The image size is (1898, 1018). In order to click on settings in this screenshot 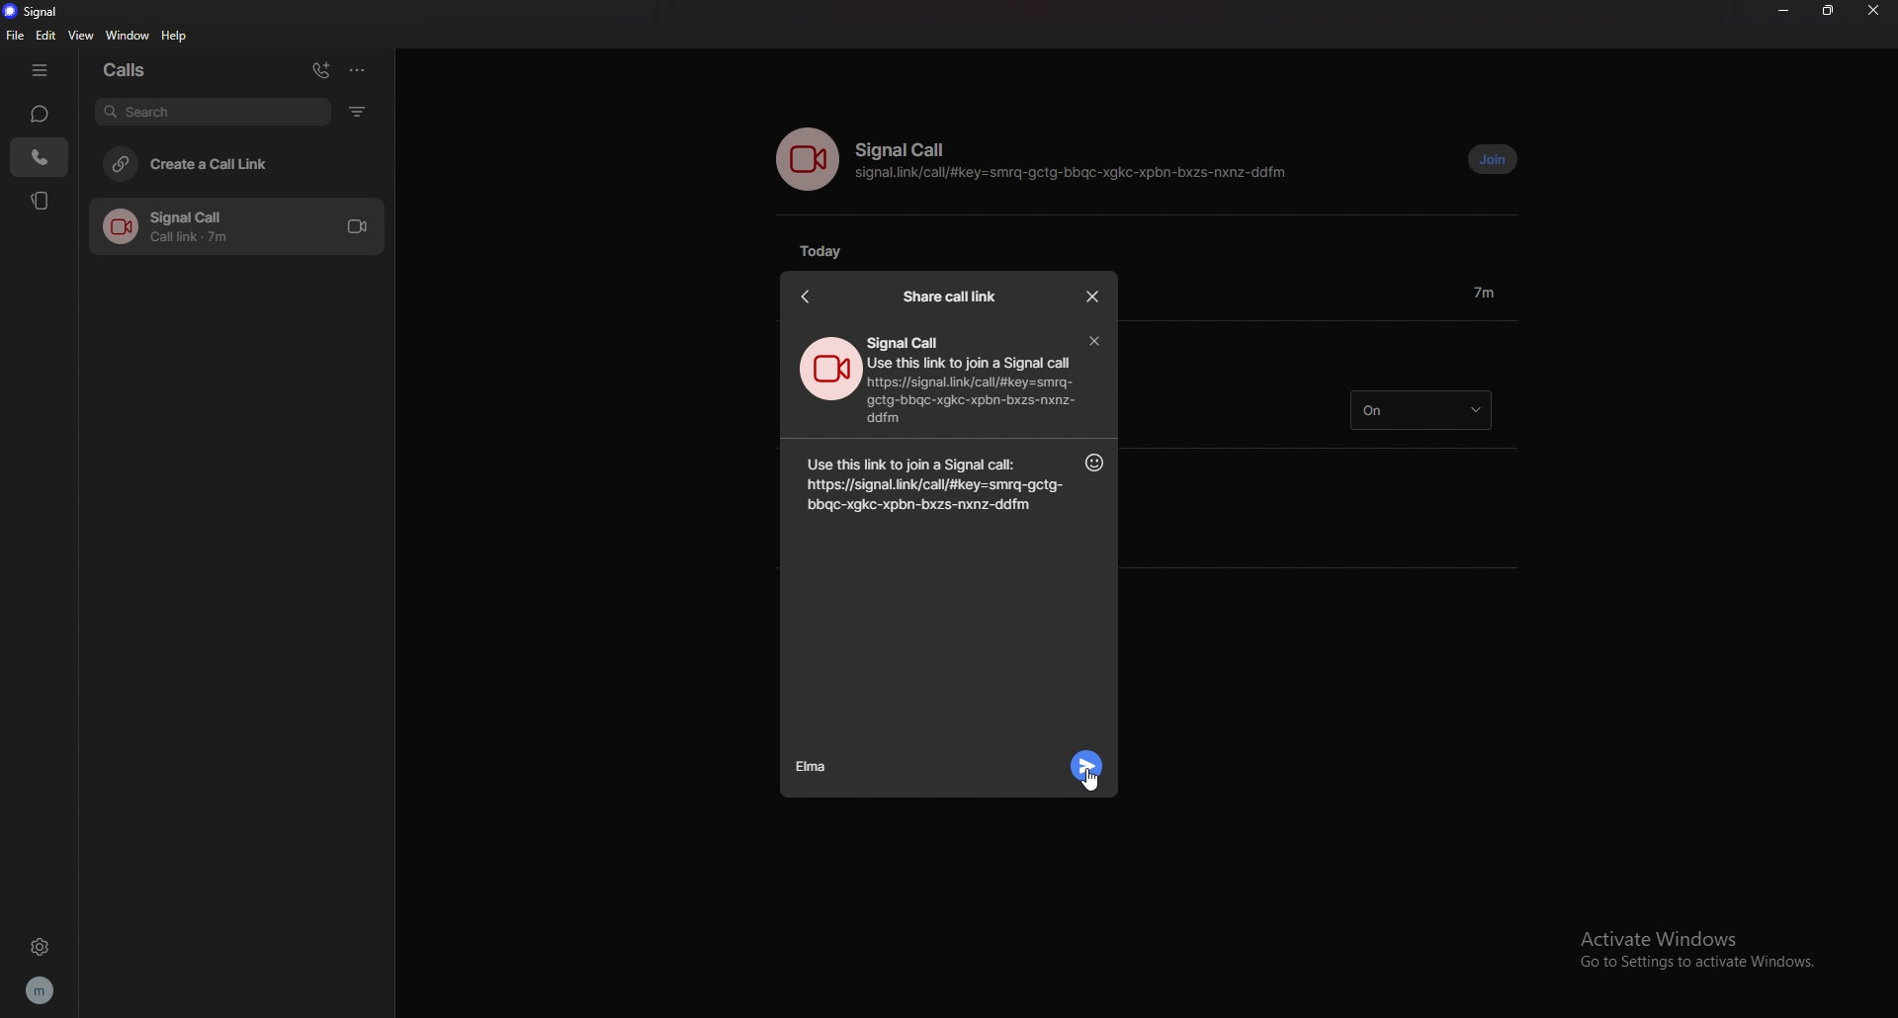, I will do `click(39, 946)`.